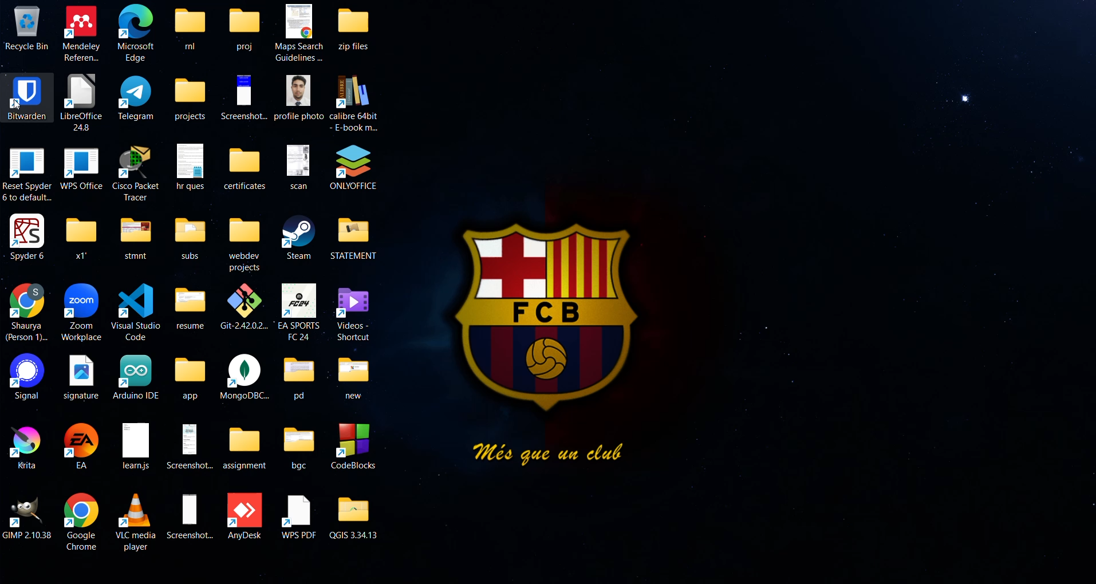  Describe the element at coordinates (190, 27) in the screenshot. I see `ml` at that location.